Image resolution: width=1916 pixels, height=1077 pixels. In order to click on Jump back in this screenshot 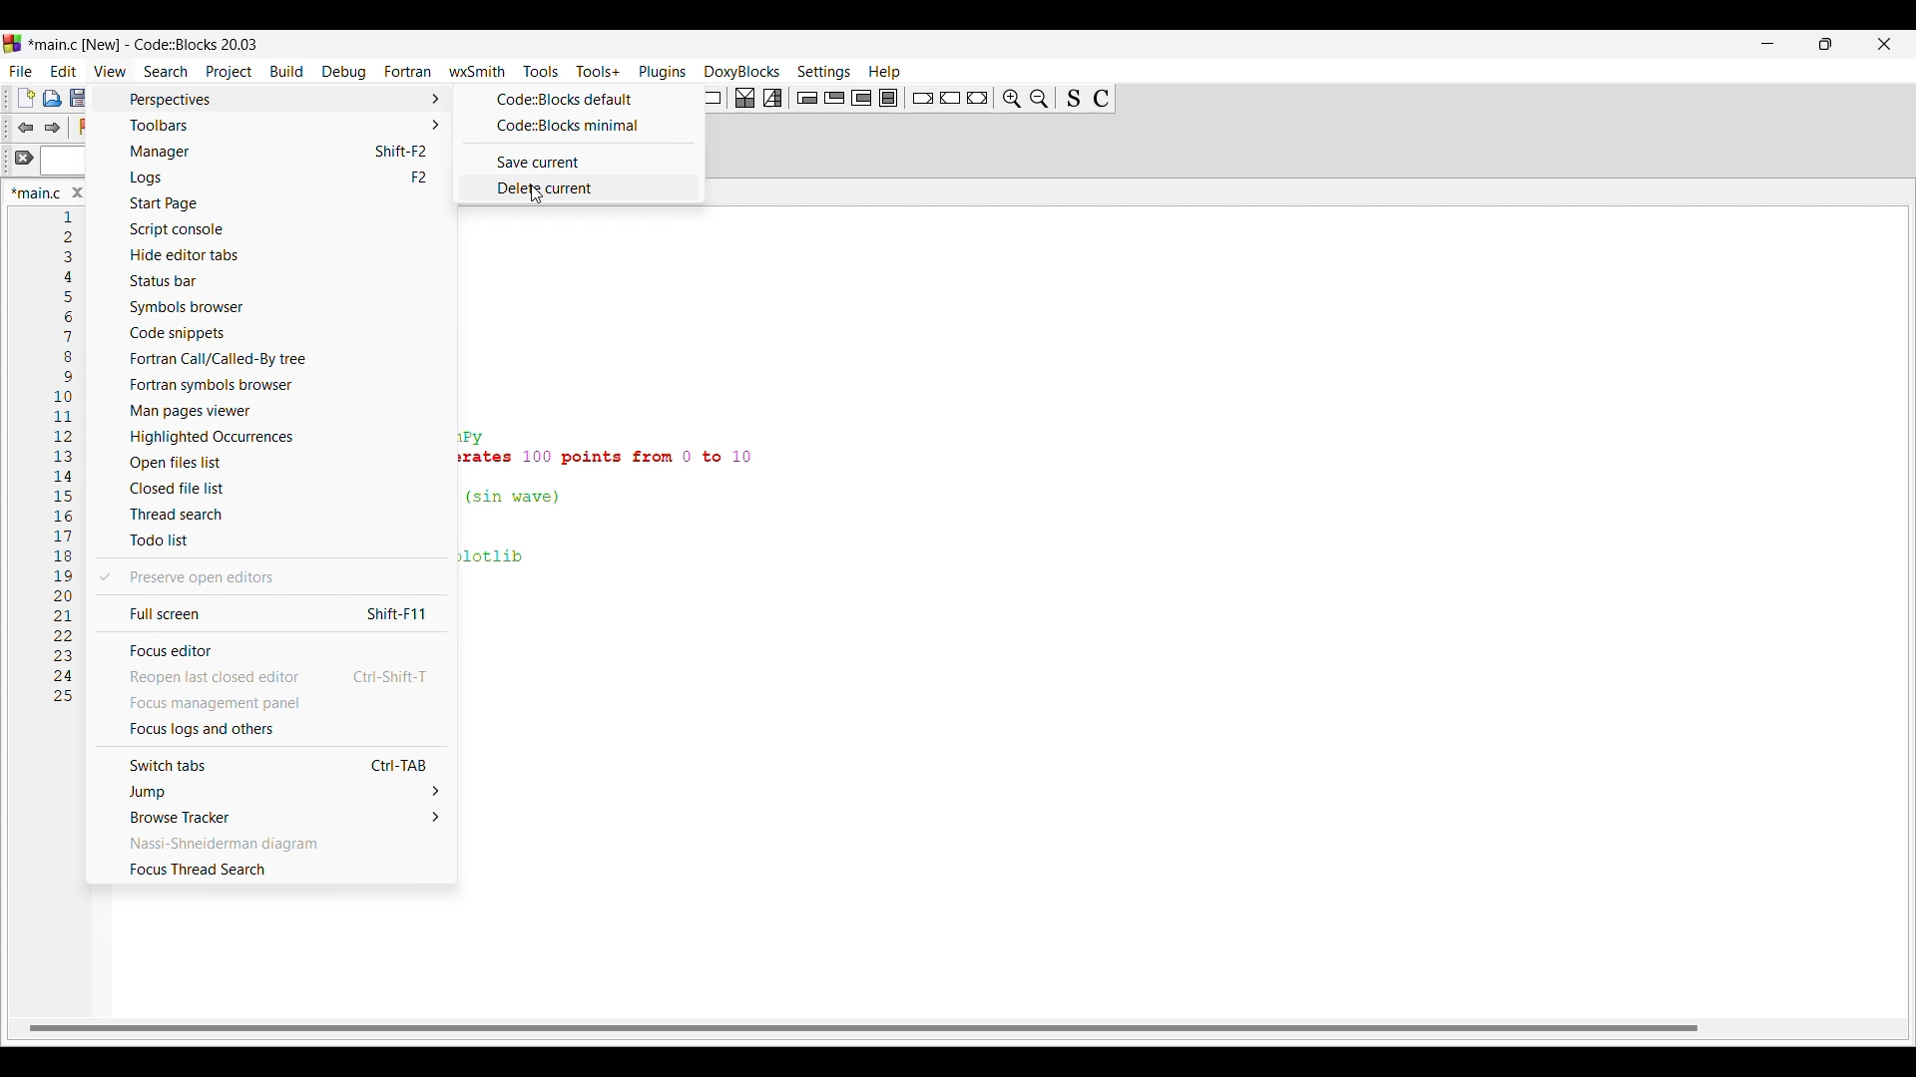, I will do `click(24, 128)`.